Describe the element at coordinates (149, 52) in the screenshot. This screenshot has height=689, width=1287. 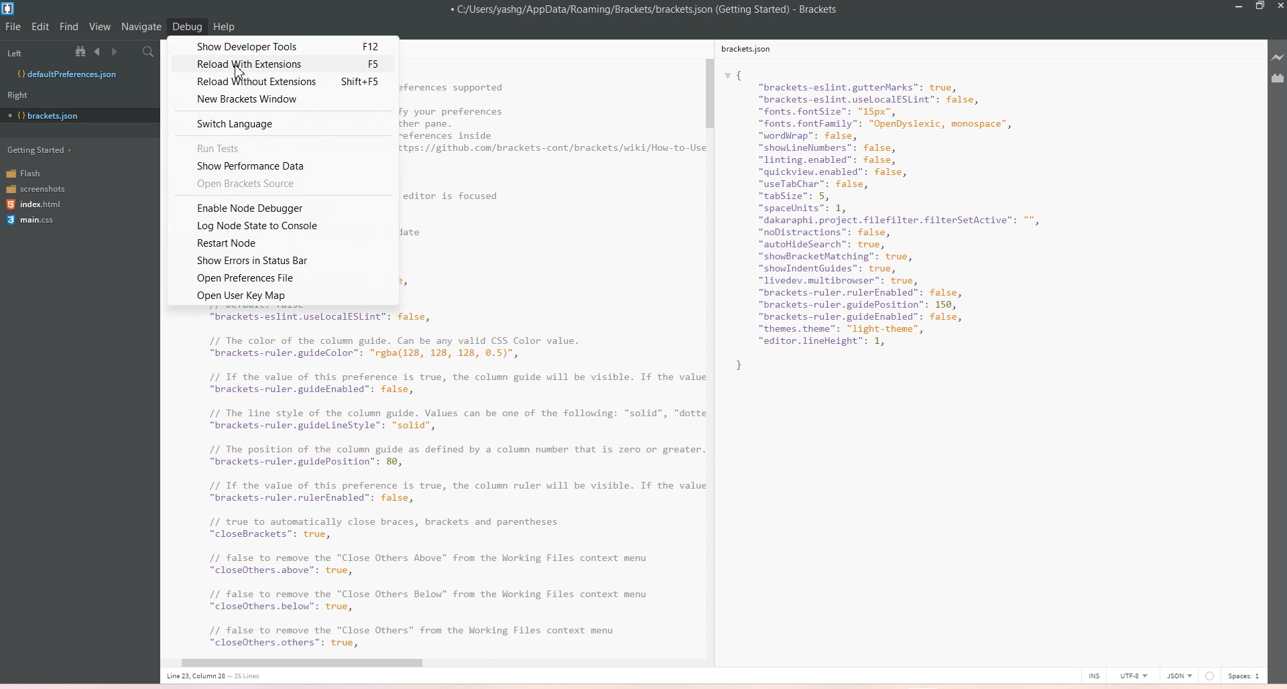
I see `Find in Files` at that location.